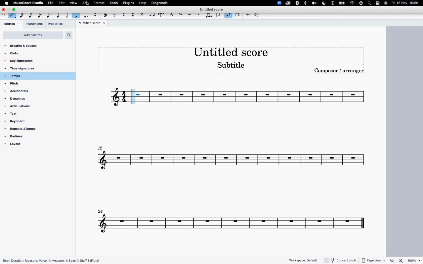  I want to click on profile, so click(361, 4).